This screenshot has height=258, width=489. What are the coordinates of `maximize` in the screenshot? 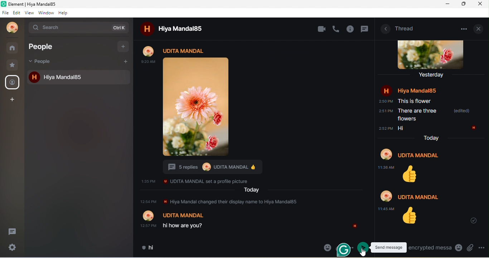 It's located at (462, 4).